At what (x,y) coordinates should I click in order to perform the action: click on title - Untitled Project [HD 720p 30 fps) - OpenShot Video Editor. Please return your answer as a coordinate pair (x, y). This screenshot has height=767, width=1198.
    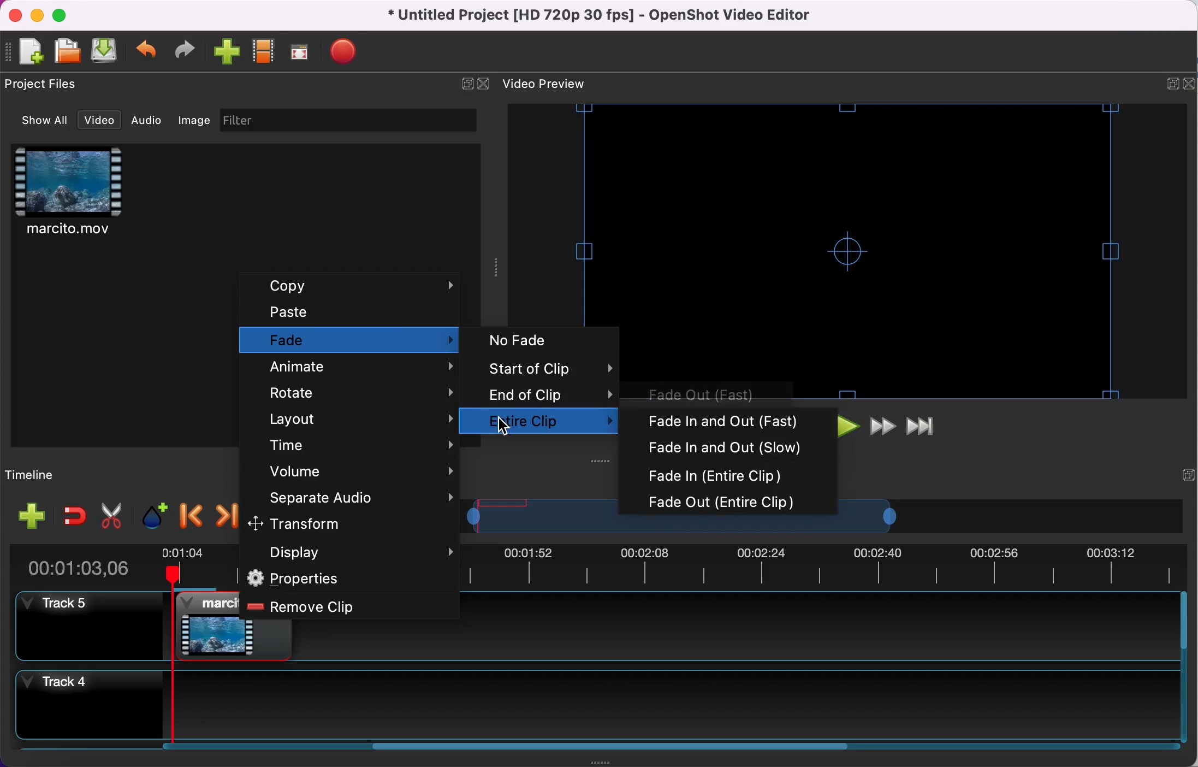
    Looking at the image, I should click on (604, 16).